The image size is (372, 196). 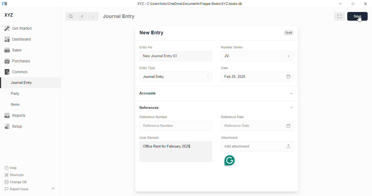 What do you see at coordinates (289, 77) in the screenshot?
I see `calendar icon` at bounding box center [289, 77].